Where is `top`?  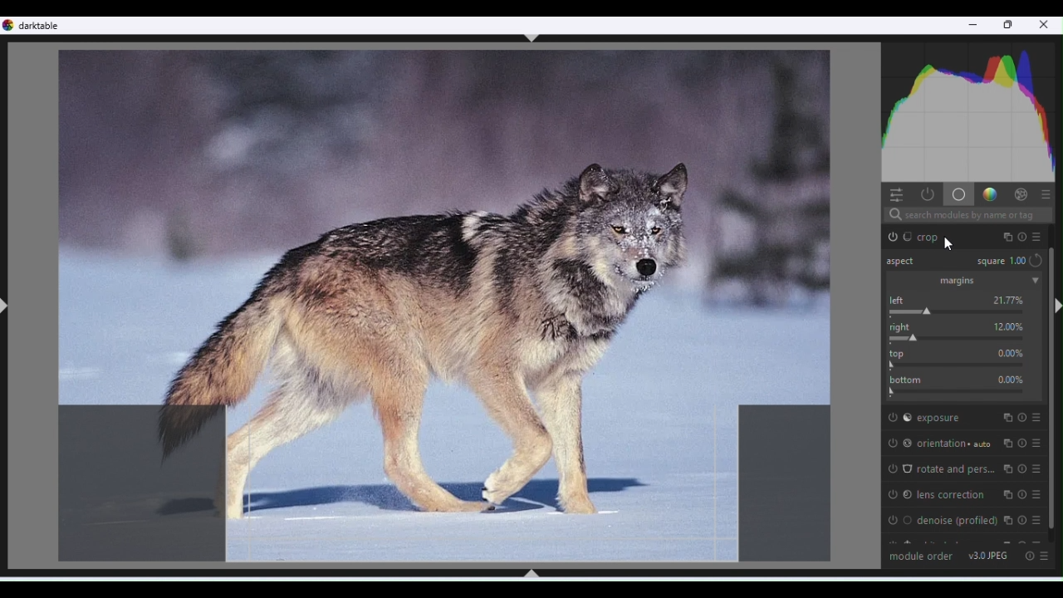 top is located at coordinates (900, 352).